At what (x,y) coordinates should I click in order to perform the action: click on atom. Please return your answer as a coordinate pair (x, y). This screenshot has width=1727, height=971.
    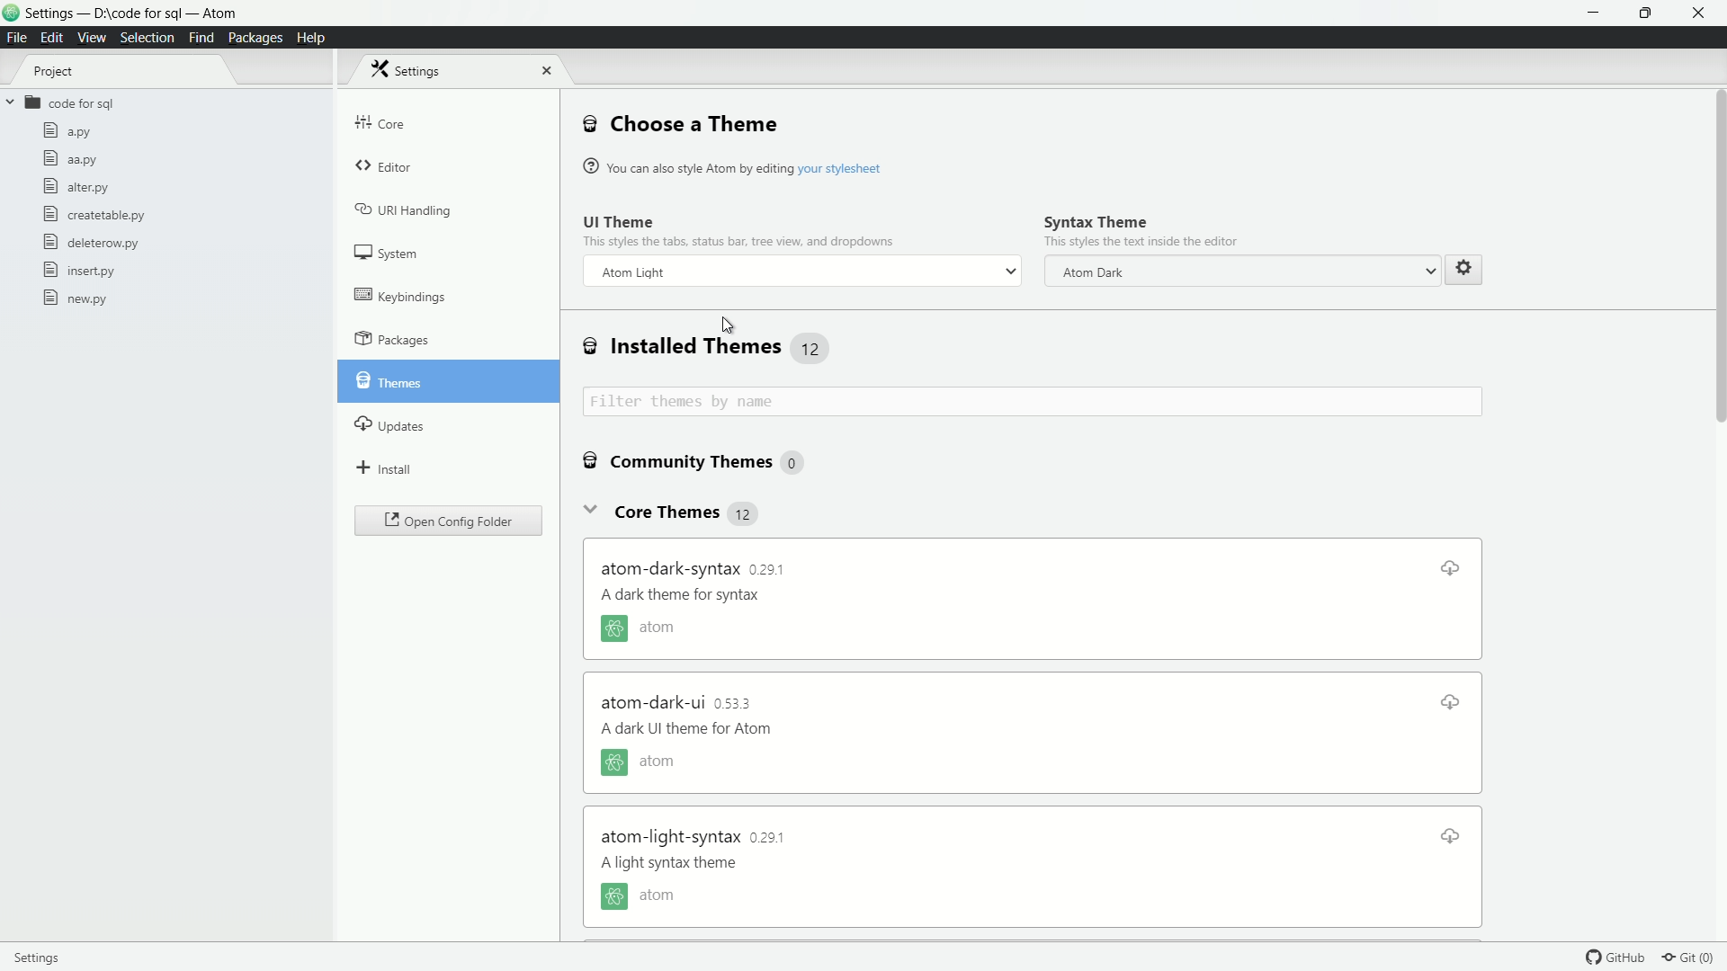
    Looking at the image, I should click on (658, 629).